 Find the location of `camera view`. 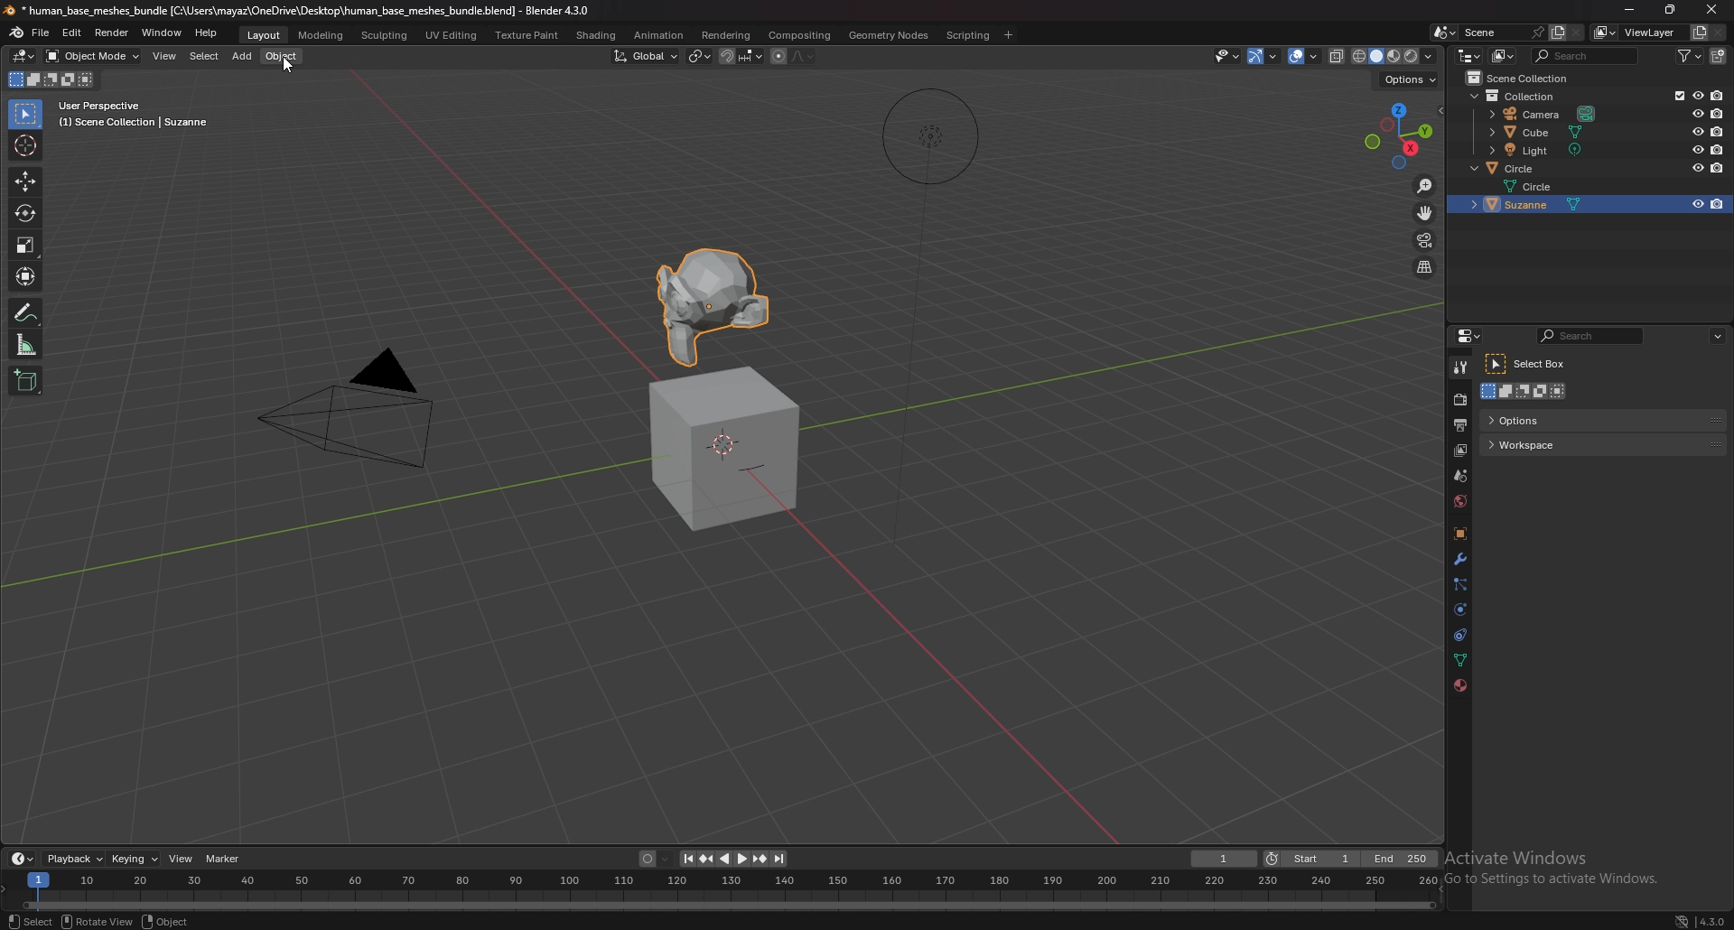

camera view is located at coordinates (1426, 240).